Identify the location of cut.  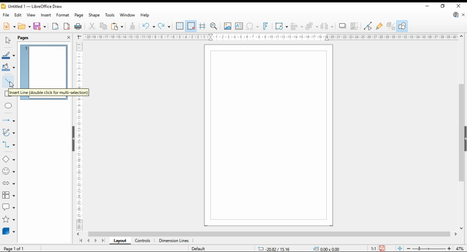
(91, 26).